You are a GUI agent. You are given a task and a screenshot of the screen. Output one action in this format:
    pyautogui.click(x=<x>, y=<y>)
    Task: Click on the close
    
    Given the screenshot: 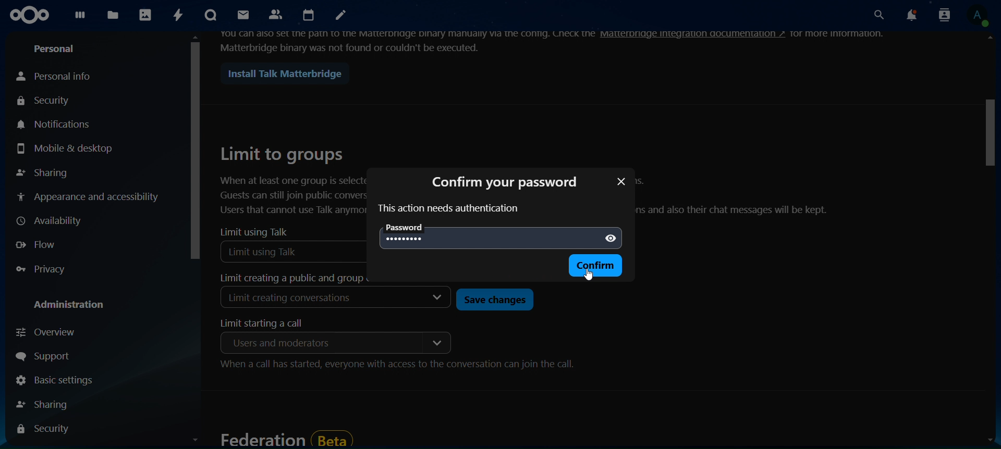 What is the action you would take?
    pyautogui.click(x=620, y=183)
    